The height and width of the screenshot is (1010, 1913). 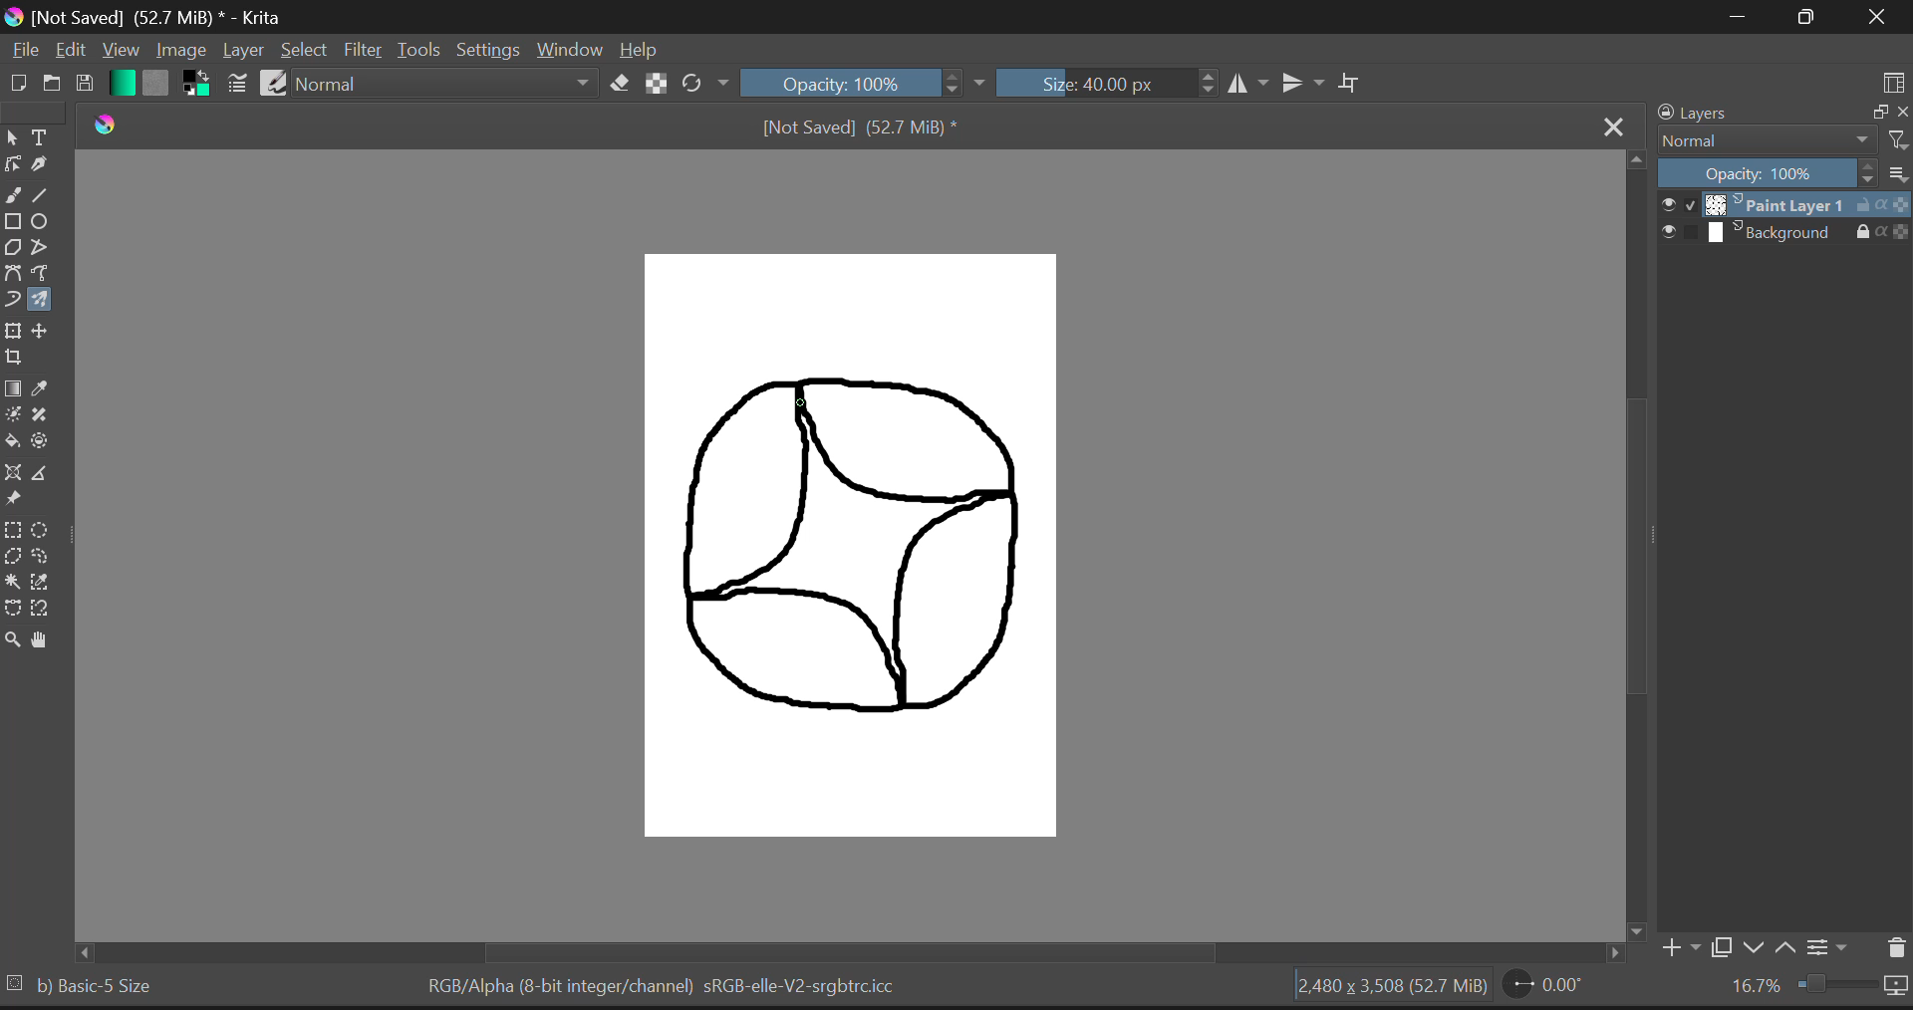 What do you see at coordinates (23, 53) in the screenshot?
I see `File` at bounding box center [23, 53].